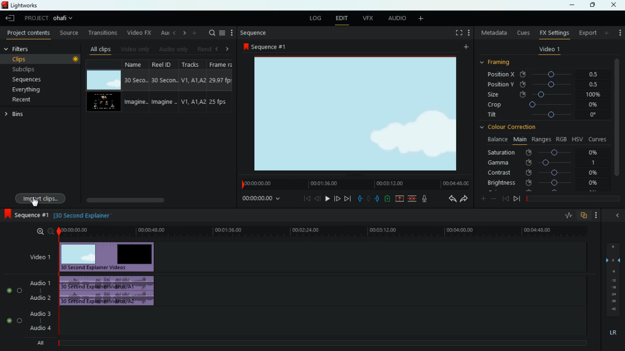 This screenshot has height=351, width=625. I want to click on sequence, so click(253, 33).